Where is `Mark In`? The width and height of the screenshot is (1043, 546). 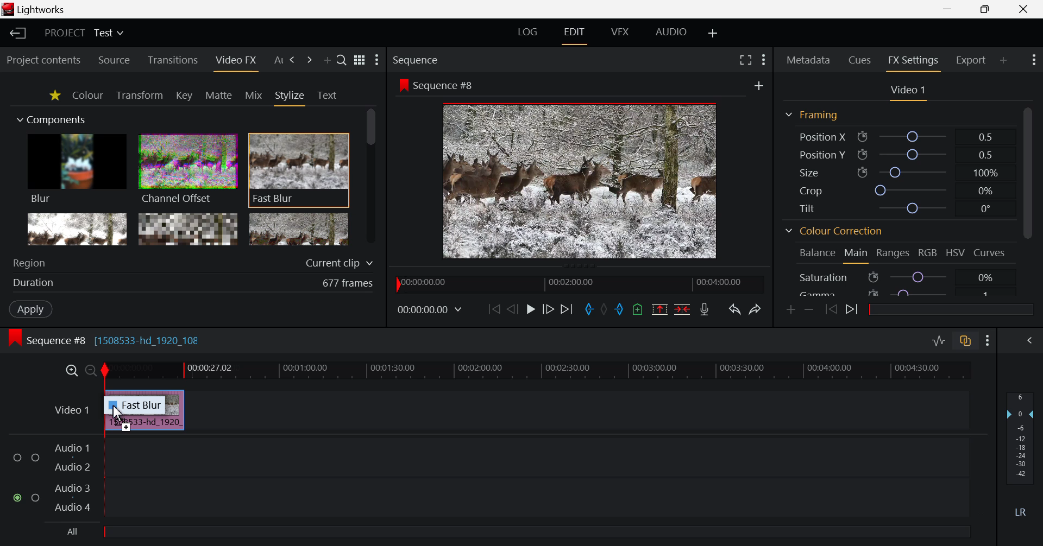
Mark In is located at coordinates (590, 307).